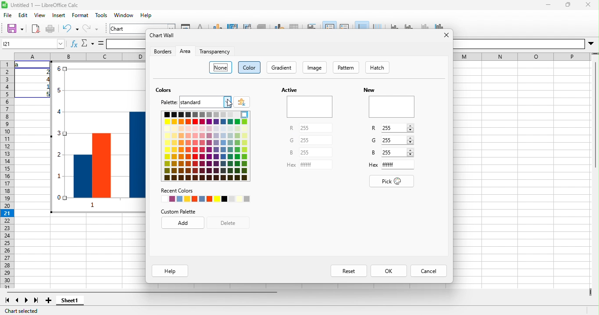 This screenshot has height=315, width=599. I want to click on vertical grids, so click(377, 25).